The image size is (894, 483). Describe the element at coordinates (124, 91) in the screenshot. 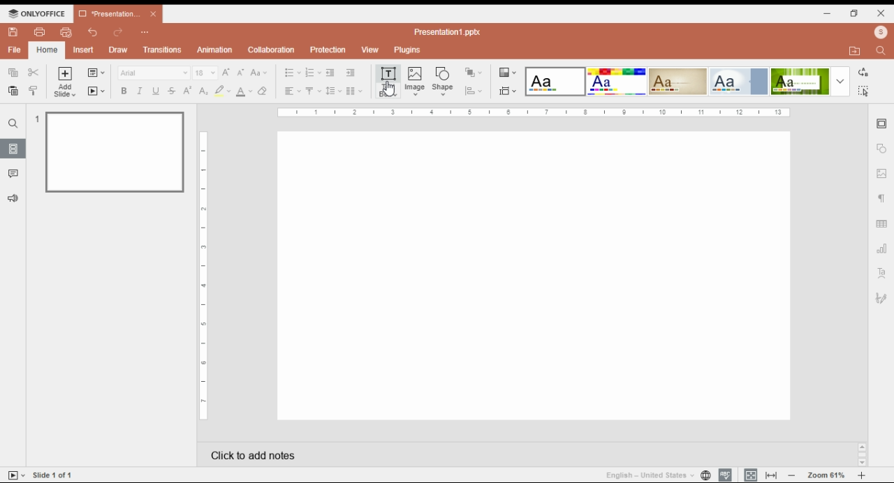

I see `bold` at that location.